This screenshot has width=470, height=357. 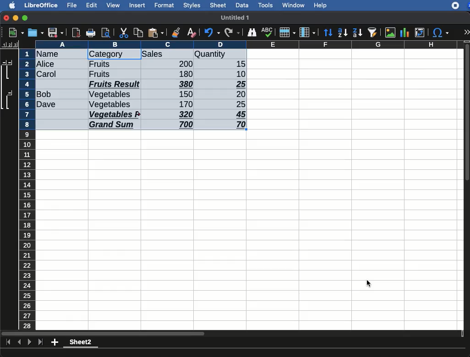 I want to click on first sheet, so click(x=9, y=342).